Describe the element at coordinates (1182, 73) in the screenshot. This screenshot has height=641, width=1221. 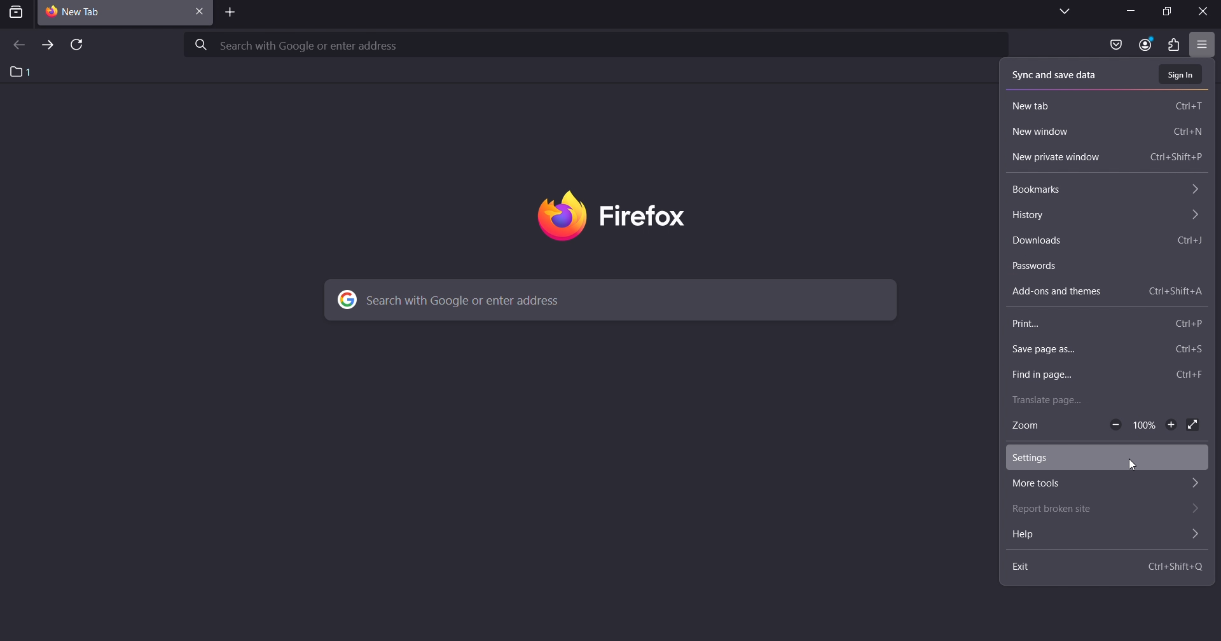
I see `sign in` at that location.